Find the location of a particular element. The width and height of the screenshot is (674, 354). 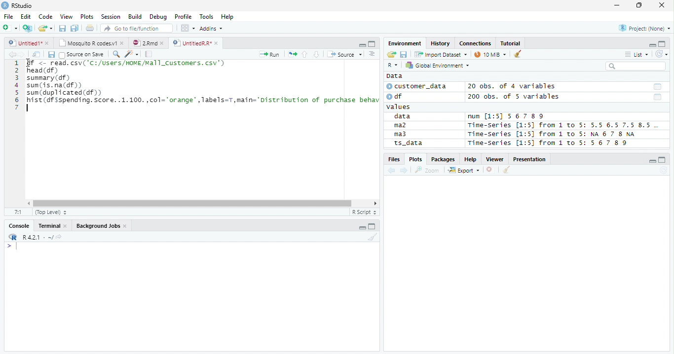

Next is located at coordinates (405, 171).